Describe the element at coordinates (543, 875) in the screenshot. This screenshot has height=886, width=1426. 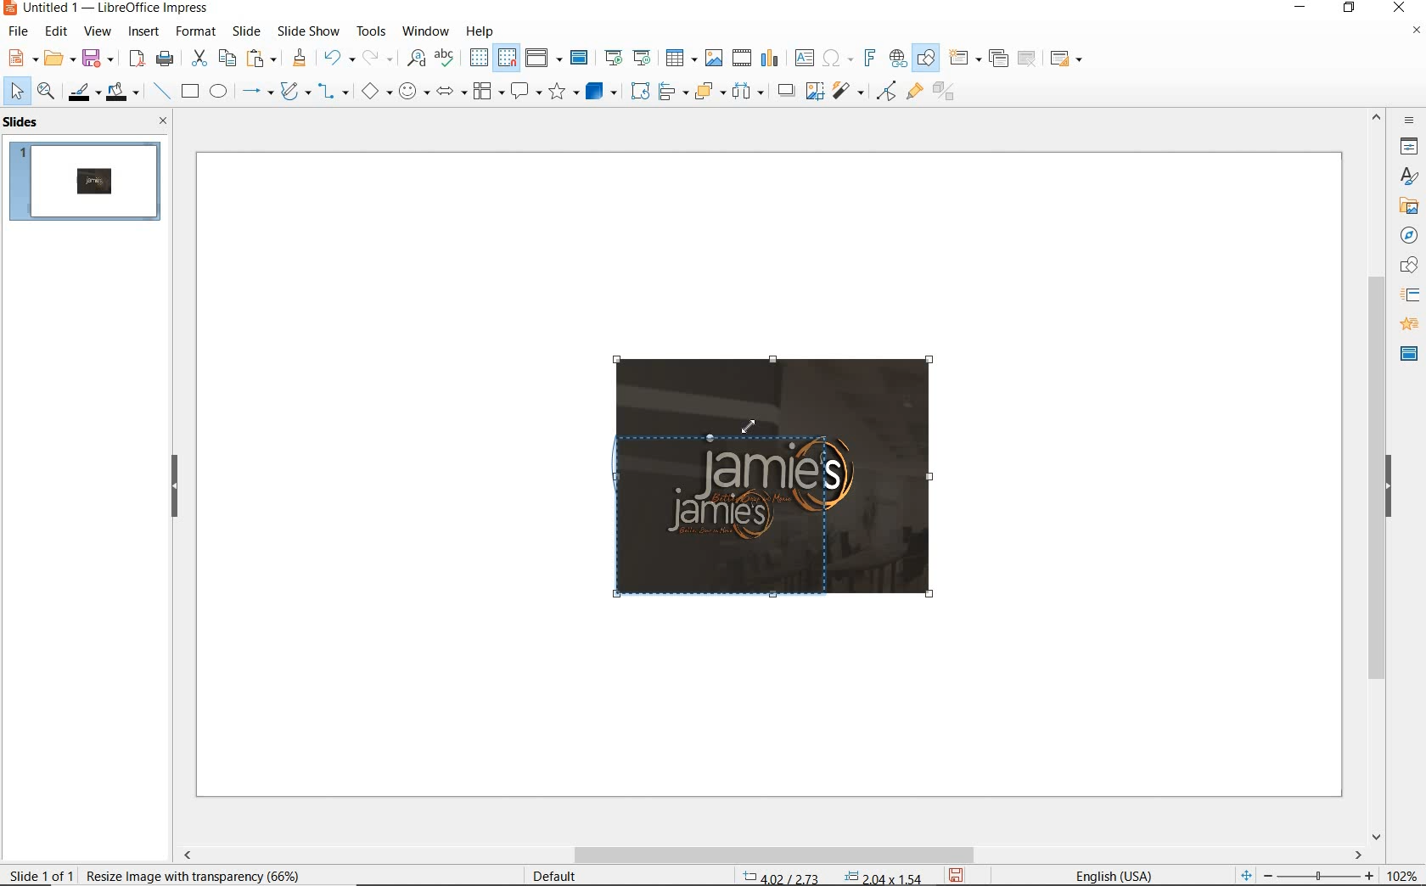
I see `default` at that location.